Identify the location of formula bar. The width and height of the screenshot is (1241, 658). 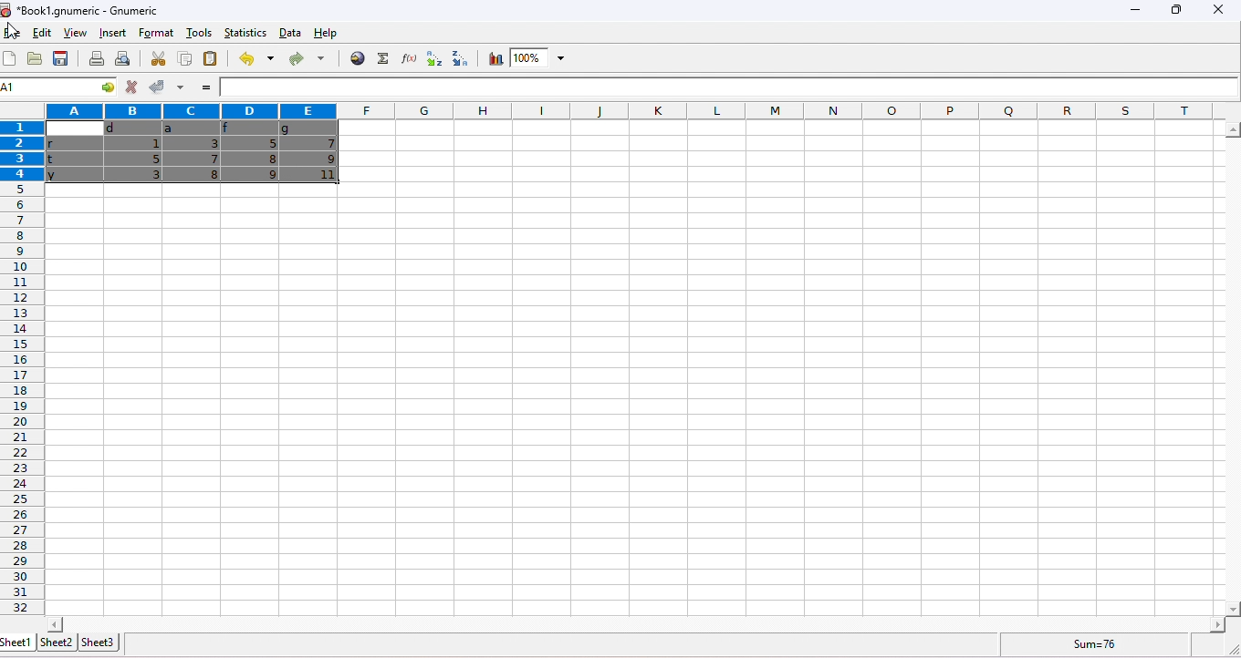
(730, 87).